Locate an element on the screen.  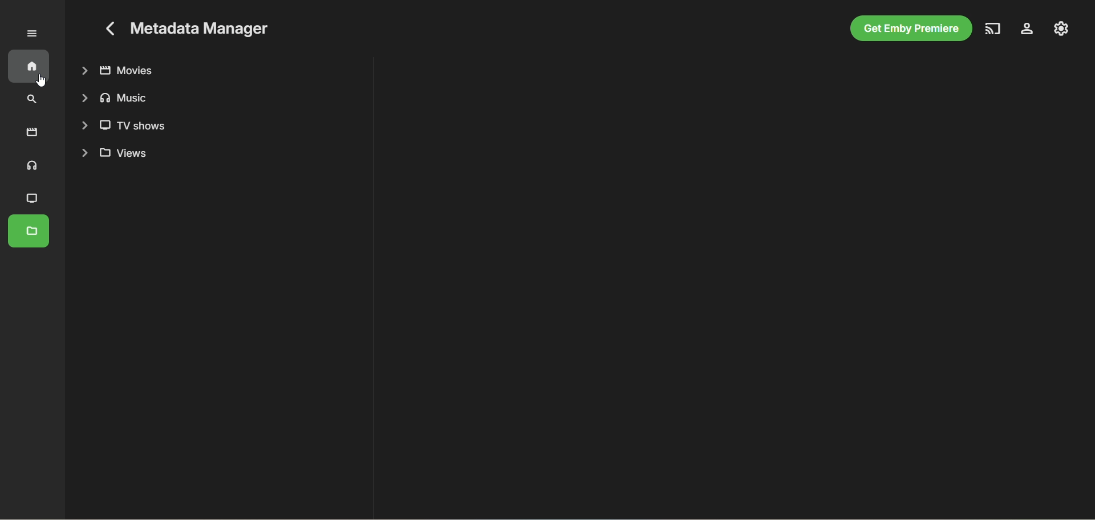
TV shows is located at coordinates (32, 197).